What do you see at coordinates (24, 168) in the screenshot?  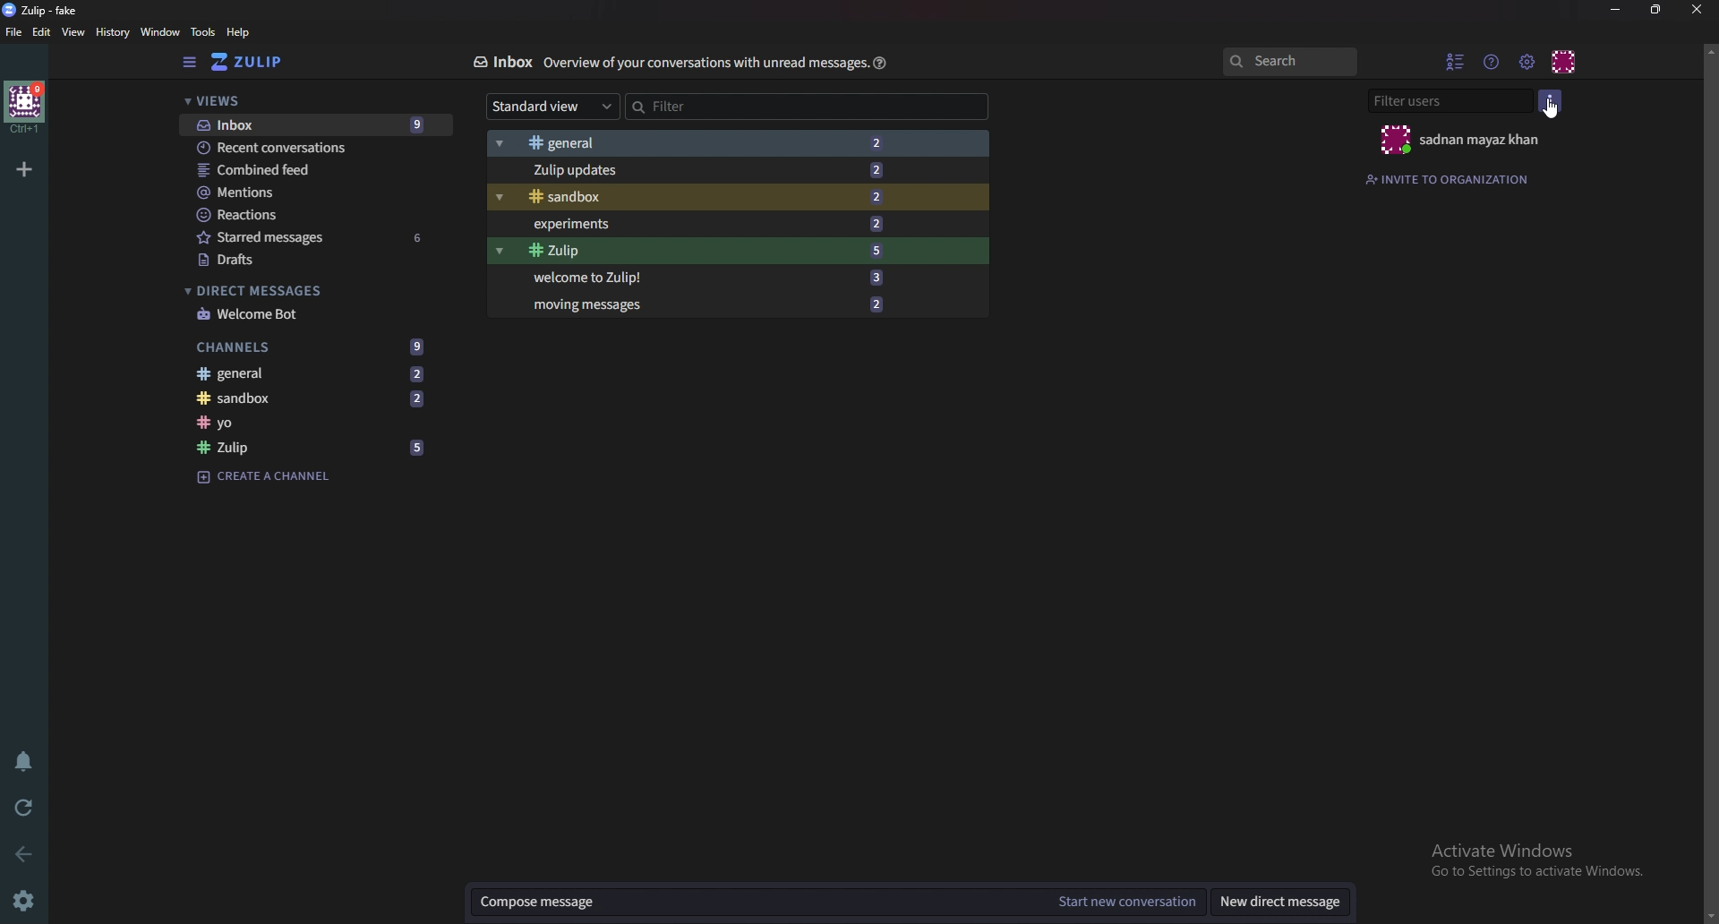 I see `add organization` at bounding box center [24, 168].